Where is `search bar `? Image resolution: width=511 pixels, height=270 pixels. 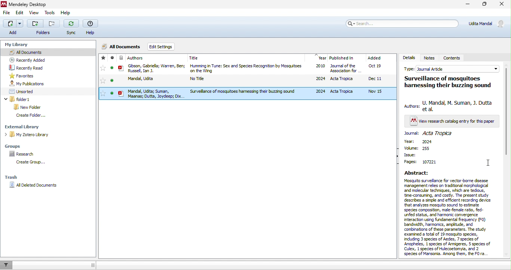
search bar  is located at coordinates (402, 24).